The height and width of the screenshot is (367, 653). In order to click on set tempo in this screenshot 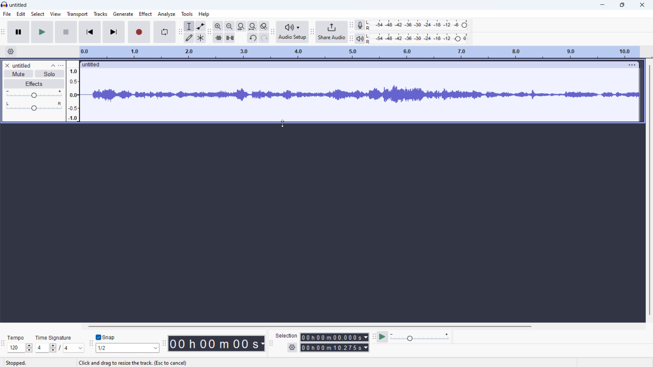, I will do `click(20, 348)`.